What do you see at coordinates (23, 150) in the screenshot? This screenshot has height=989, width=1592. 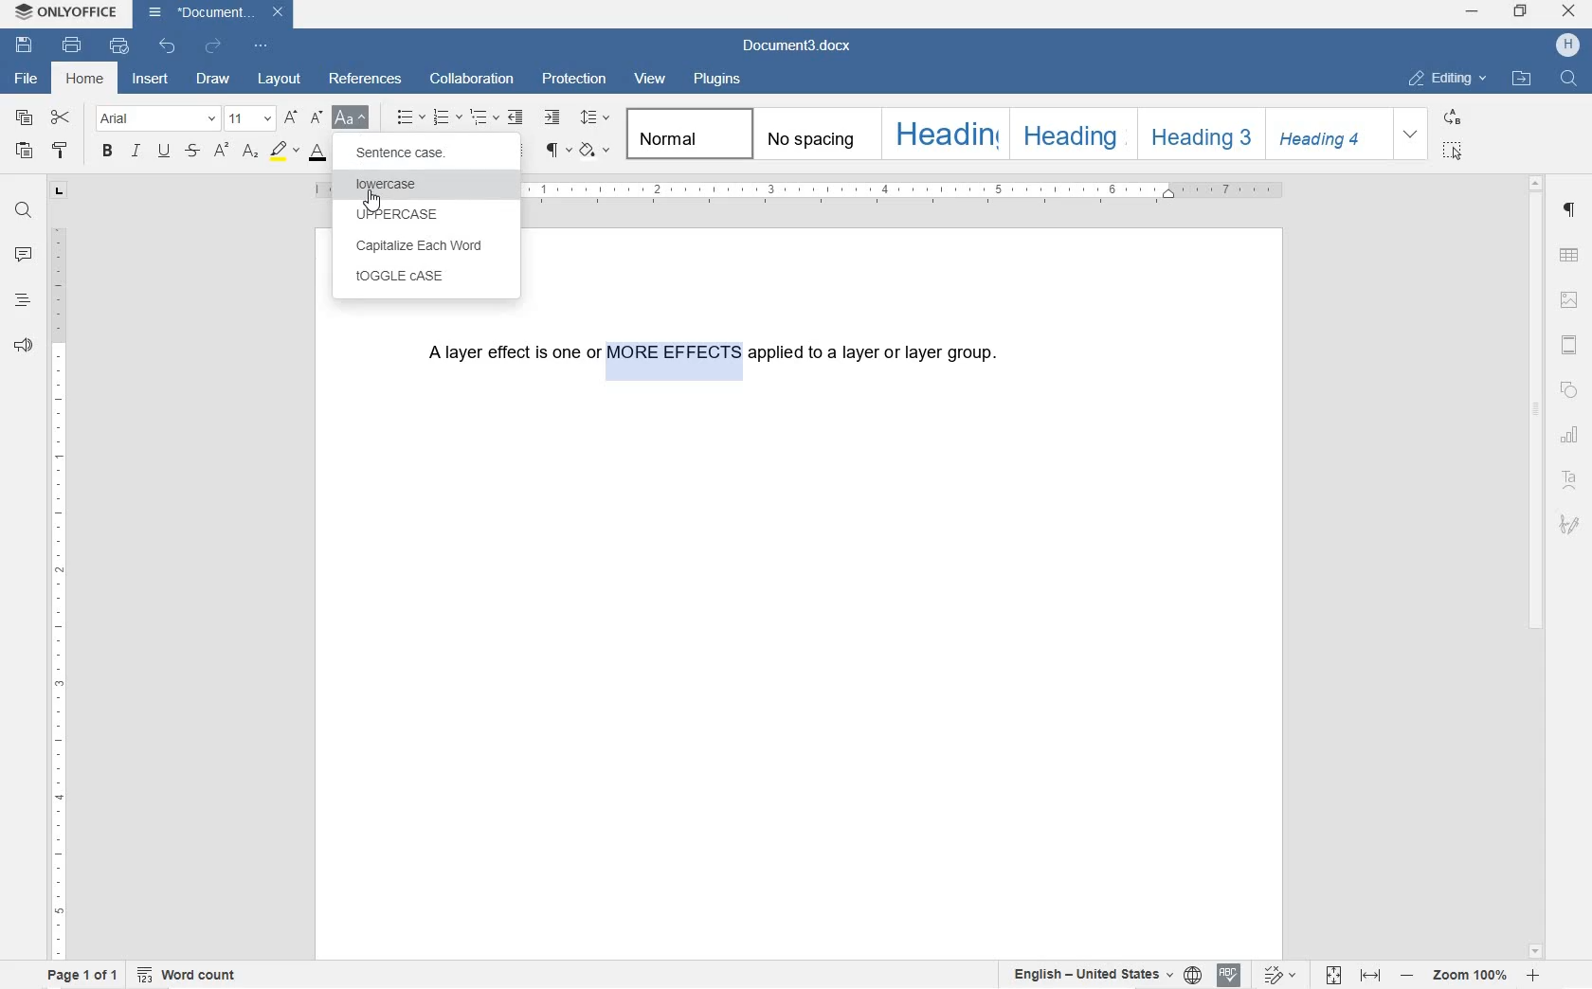 I see `PASTE` at bounding box center [23, 150].